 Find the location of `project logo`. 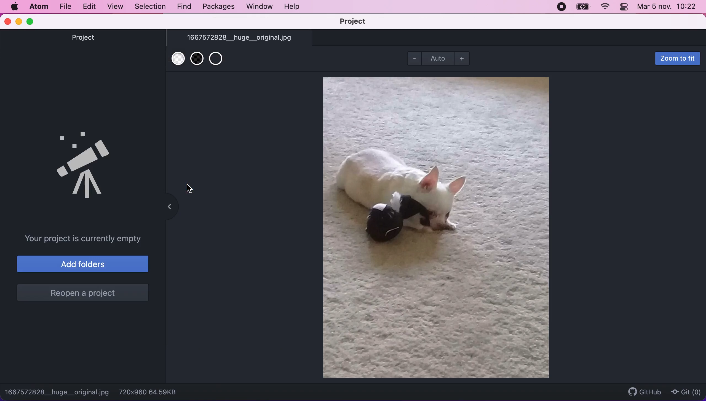

project logo is located at coordinates (91, 162).